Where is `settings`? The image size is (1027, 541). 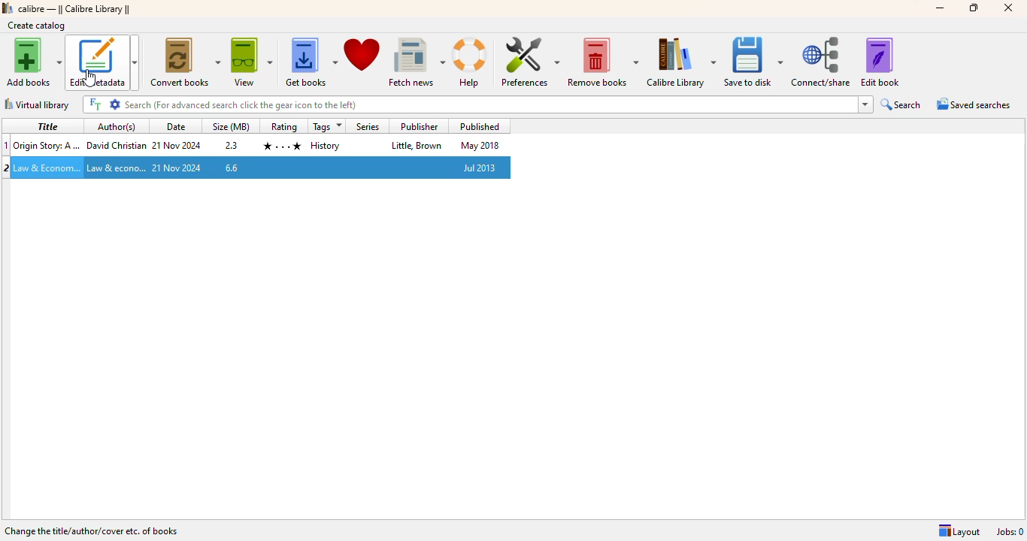 settings is located at coordinates (115, 104).